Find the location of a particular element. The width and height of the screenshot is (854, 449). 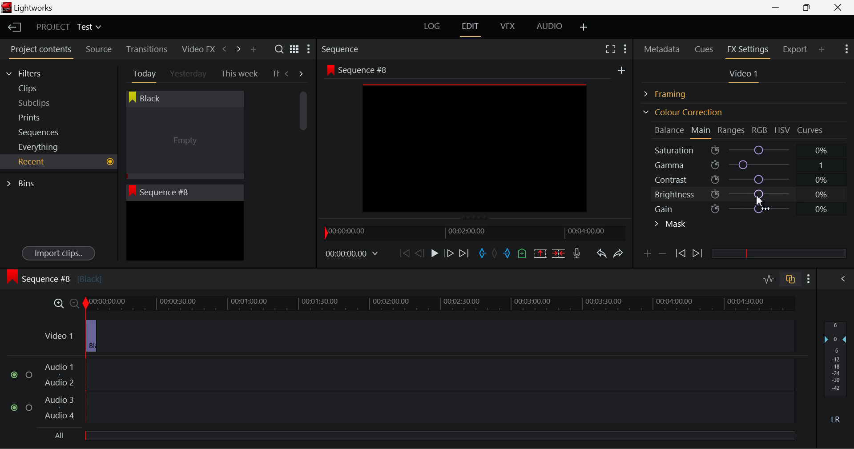

Colour Correction is located at coordinates (682, 112).